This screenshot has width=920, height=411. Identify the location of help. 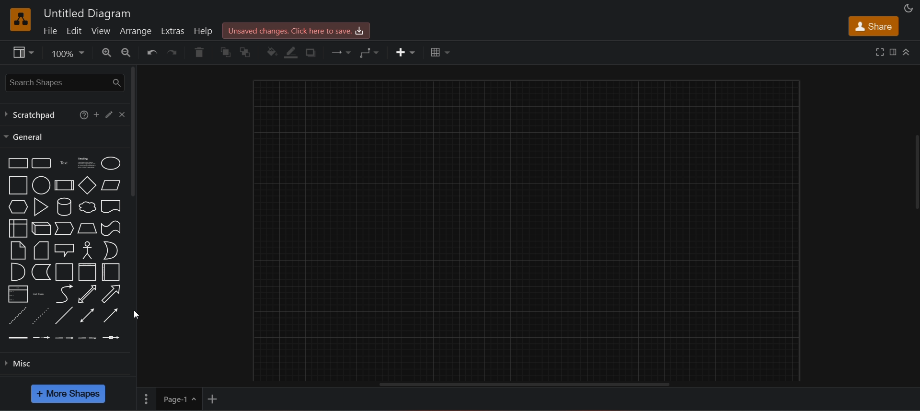
(203, 30).